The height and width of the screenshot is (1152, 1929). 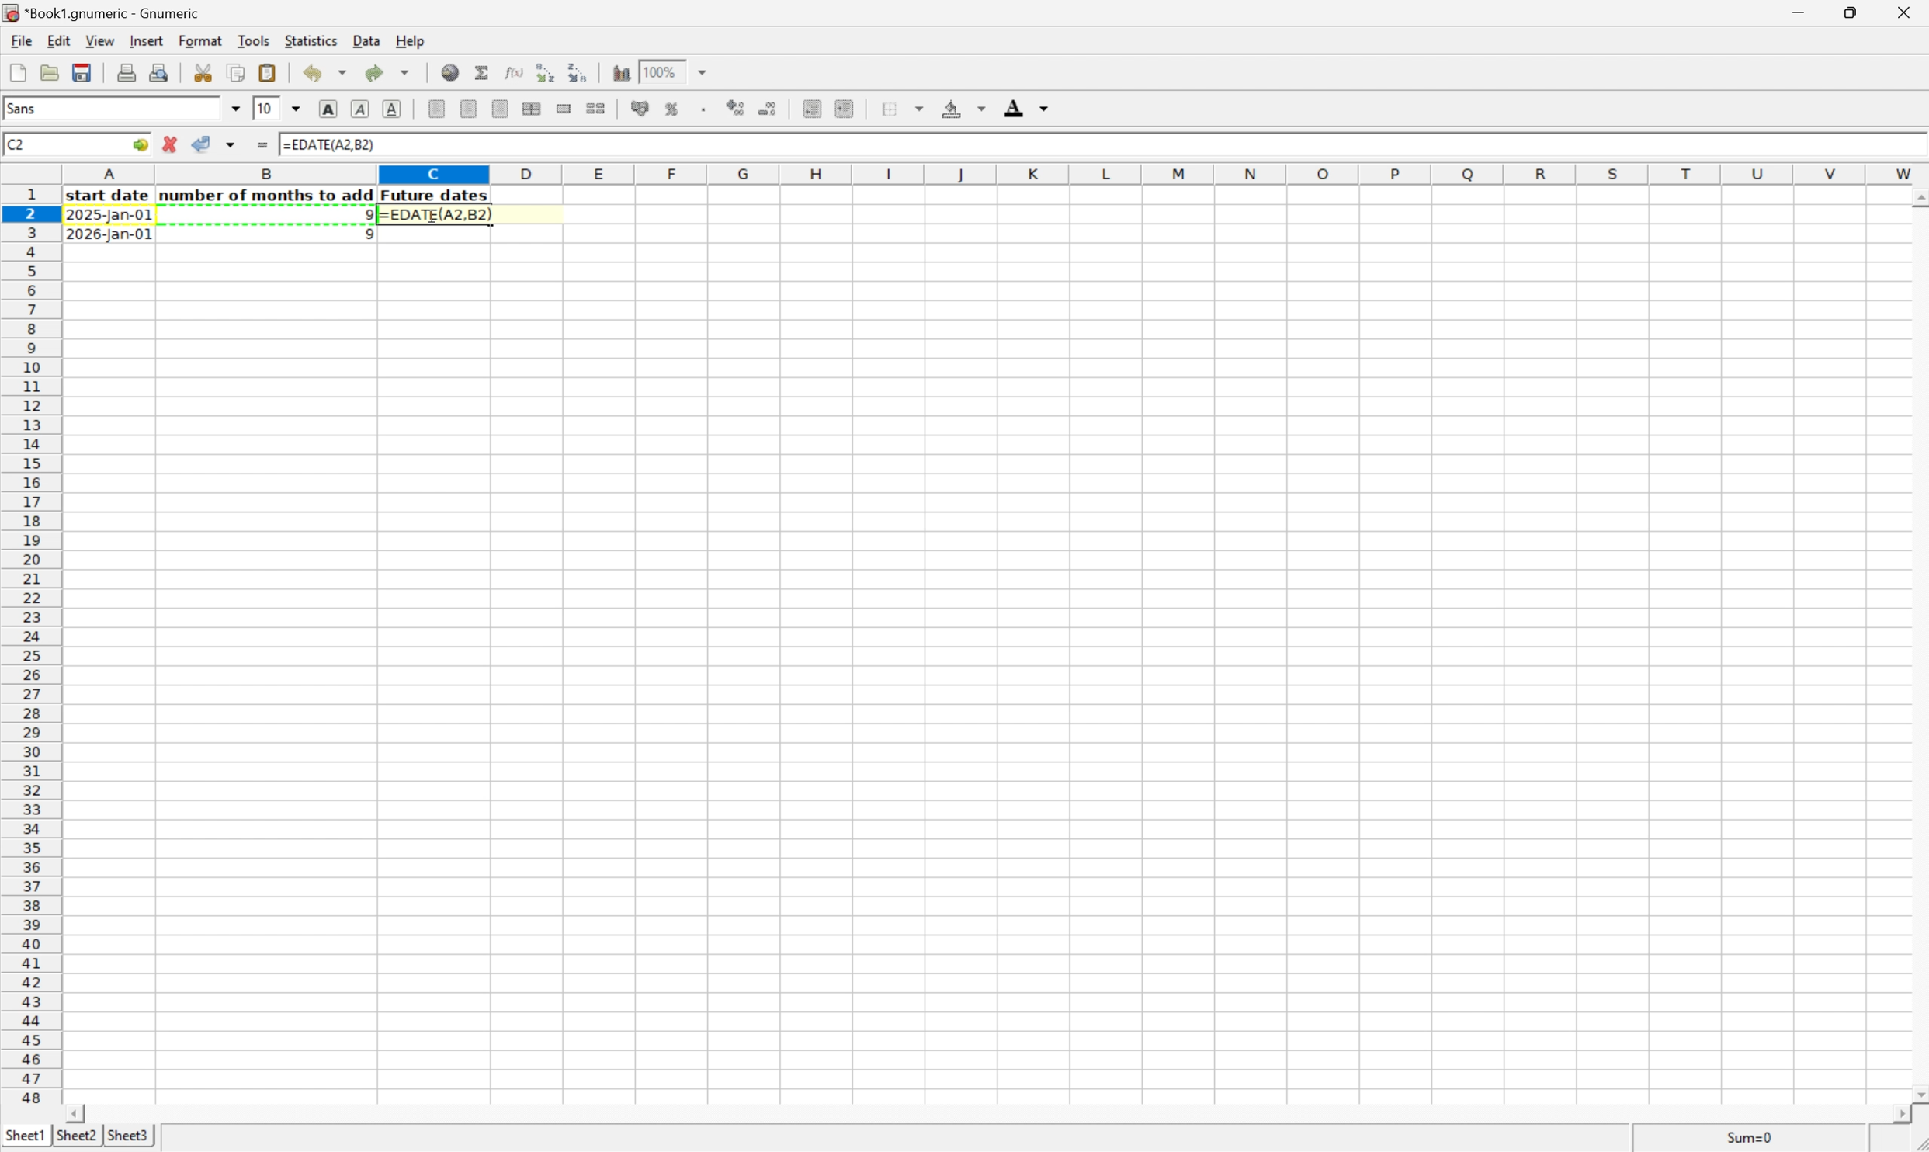 I want to click on Align Right, so click(x=501, y=109).